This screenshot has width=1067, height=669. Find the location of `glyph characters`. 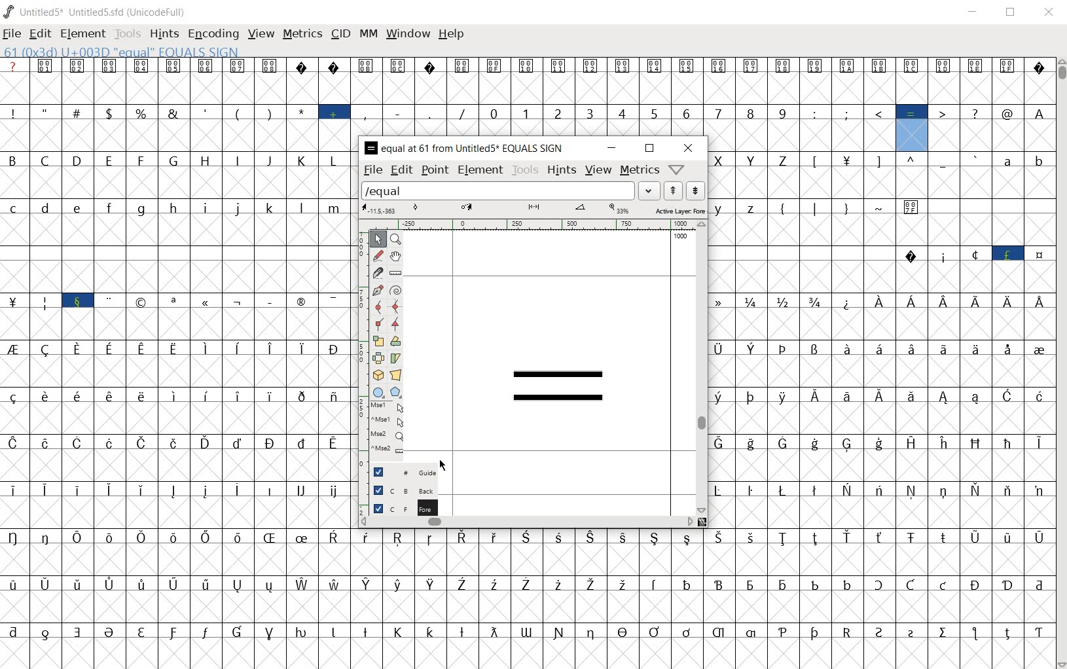

glyph characters is located at coordinates (882, 340).